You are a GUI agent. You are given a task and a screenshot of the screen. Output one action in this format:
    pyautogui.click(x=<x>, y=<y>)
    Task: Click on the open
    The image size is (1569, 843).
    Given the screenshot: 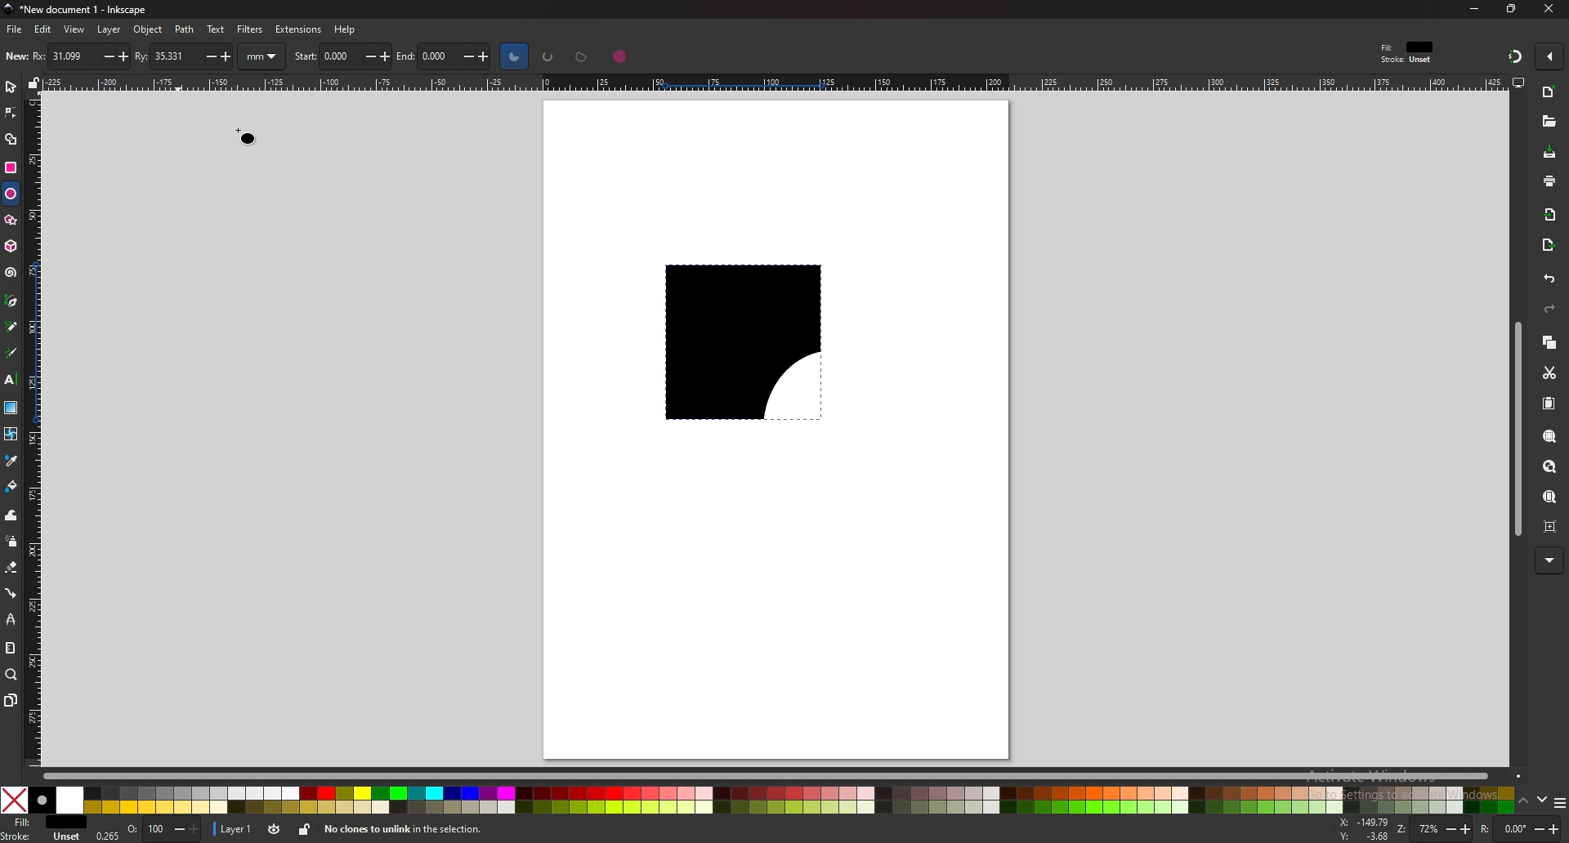 What is the action you would take?
    pyautogui.click(x=1548, y=121)
    